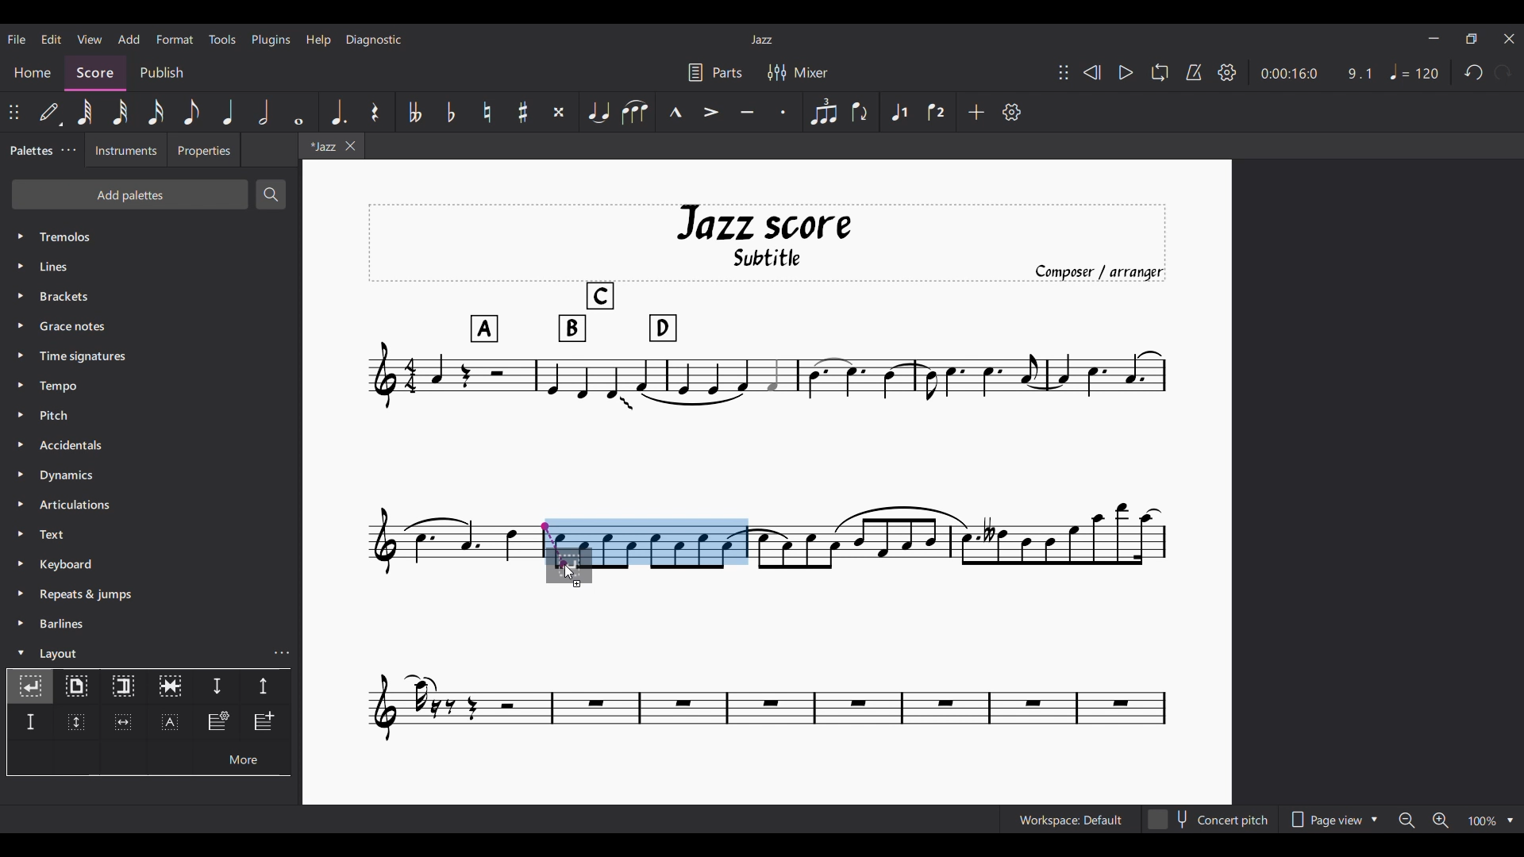 The width and height of the screenshot is (1524, 857). I want to click on Staff spacer fixed down, so click(30, 722).